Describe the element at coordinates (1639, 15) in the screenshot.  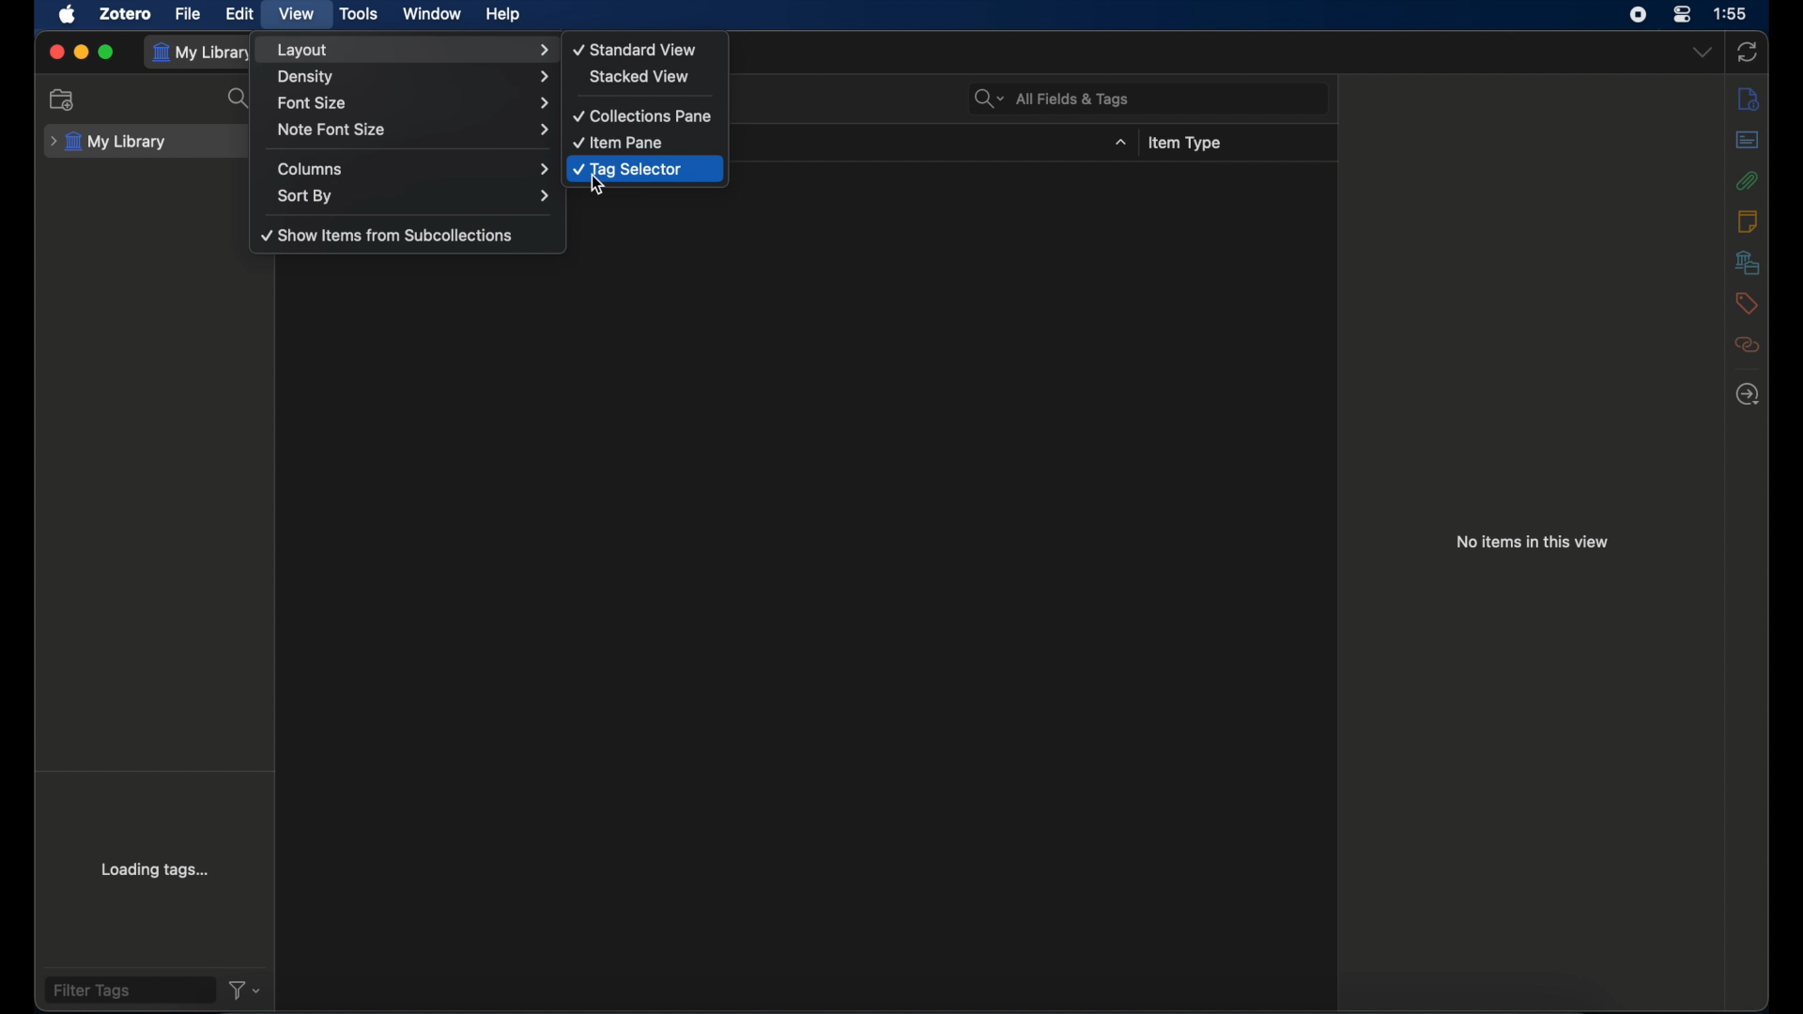
I see `screen recorder` at that location.